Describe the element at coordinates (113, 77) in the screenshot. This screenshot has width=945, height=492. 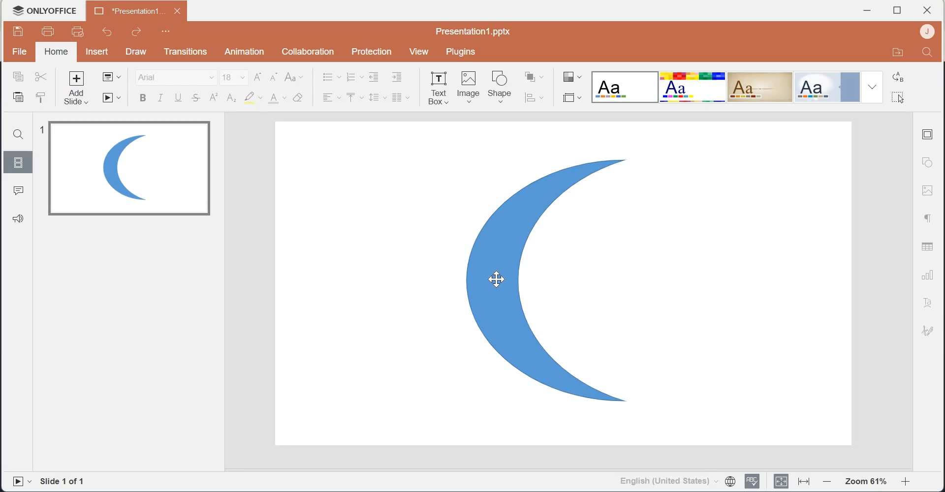
I see `Change slide layout` at that location.